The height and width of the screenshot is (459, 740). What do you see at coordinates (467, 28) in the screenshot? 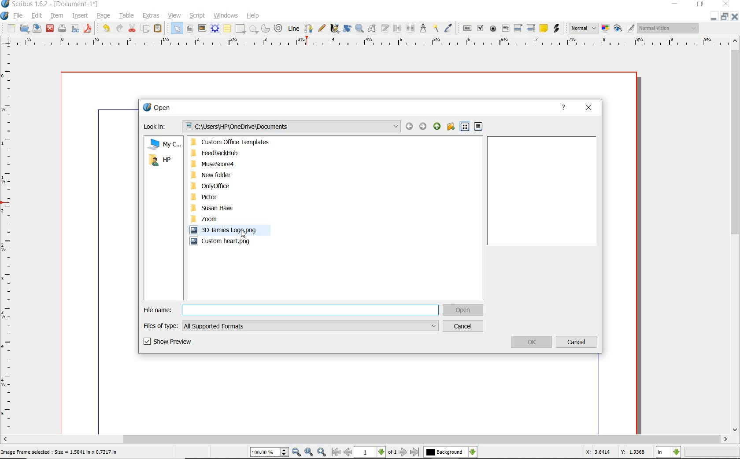
I see `pdf push button` at bounding box center [467, 28].